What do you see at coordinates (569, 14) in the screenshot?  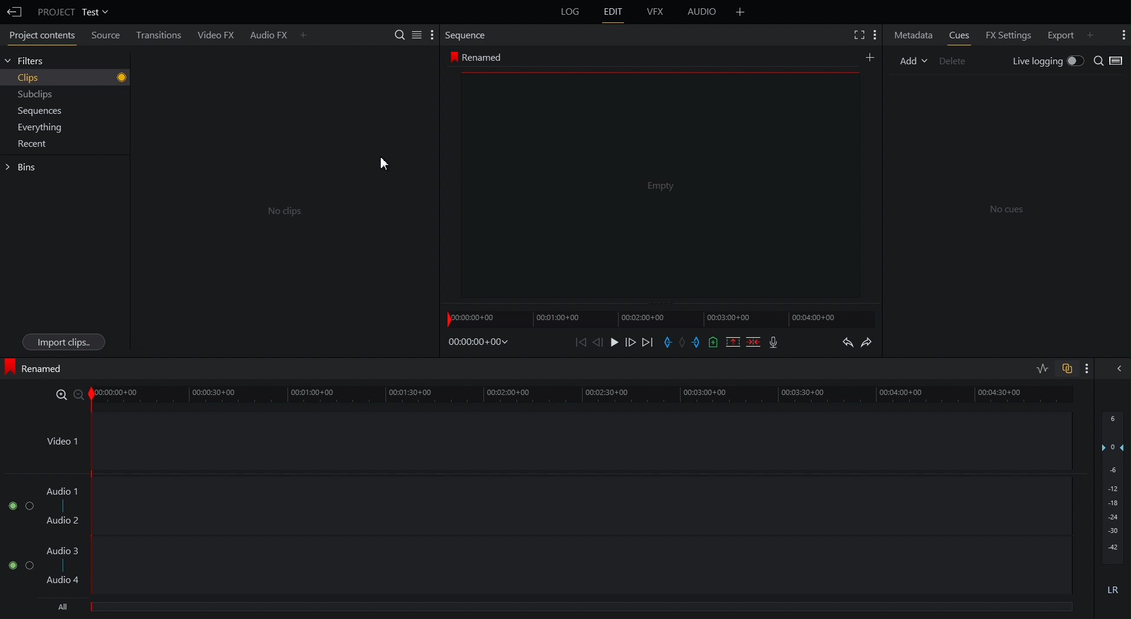 I see `Log` at bounding box center [569, 14].